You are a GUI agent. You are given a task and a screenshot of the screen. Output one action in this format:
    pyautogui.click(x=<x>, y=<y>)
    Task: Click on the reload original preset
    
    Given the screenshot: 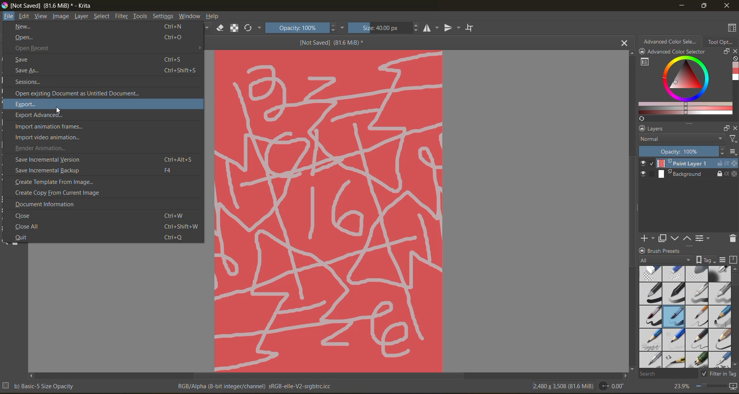 What is the action you would take?
    pyautogui.click(x=251, y=28)
    